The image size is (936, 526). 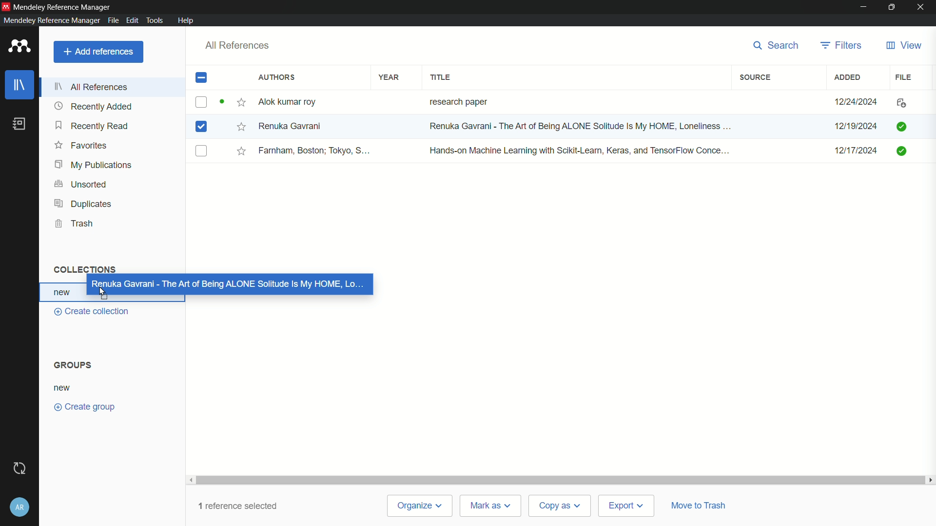 What do you see at coordinates (6, 6) in the screenshot?
I see `app icon` at bounding box center [6, 6].